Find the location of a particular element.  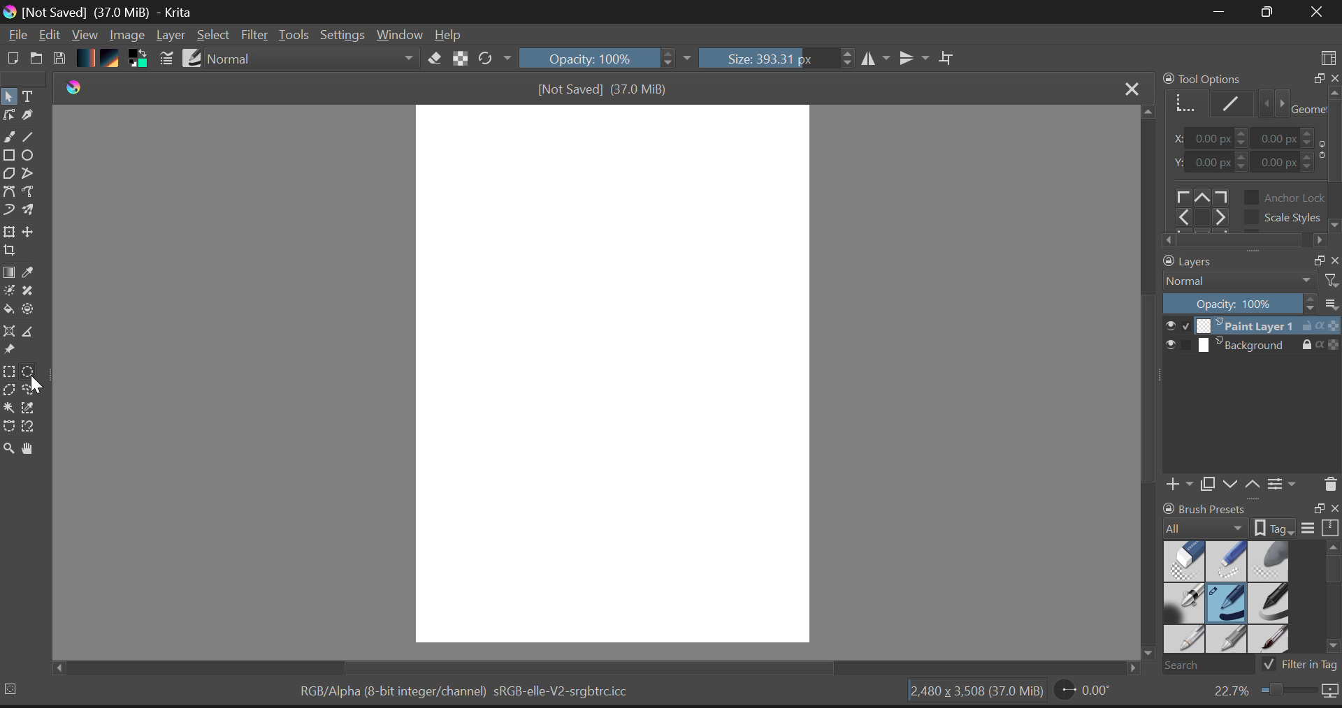

Image is located at coordinates (127, 34).